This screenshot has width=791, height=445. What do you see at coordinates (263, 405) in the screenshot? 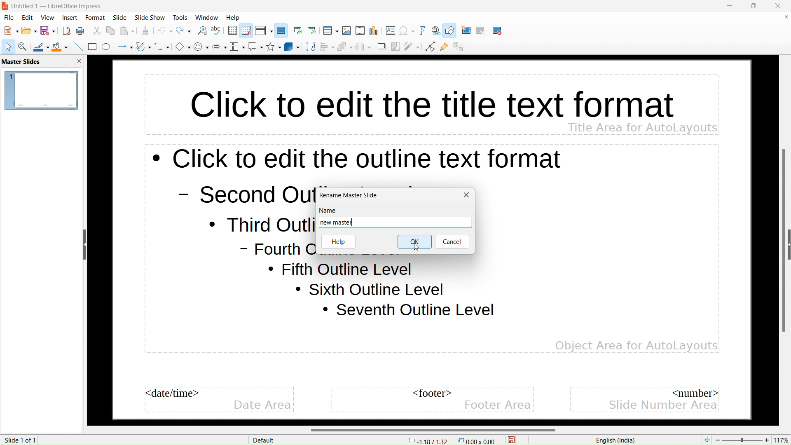
I see `date area` at bounding box center [263, 405].